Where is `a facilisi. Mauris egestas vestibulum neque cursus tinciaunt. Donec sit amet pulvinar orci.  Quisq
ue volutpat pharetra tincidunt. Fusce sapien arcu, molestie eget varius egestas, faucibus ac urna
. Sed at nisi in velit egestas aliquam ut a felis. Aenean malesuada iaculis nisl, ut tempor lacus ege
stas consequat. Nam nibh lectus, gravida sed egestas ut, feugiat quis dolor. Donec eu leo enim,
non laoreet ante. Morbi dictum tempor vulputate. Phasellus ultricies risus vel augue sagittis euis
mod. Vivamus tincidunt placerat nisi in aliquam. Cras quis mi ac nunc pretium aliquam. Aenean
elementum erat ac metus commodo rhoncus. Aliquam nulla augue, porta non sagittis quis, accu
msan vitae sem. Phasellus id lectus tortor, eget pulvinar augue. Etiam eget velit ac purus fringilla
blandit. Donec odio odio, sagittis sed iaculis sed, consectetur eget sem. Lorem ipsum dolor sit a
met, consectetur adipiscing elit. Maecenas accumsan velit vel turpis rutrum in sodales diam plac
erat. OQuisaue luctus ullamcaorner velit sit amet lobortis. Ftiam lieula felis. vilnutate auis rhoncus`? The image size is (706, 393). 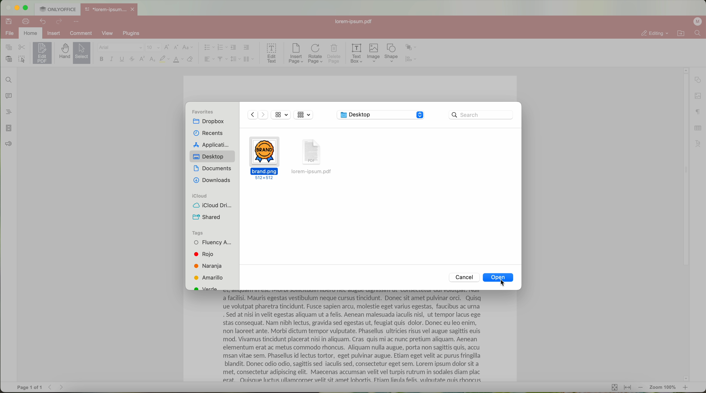 a facilisi. Mauris egestas vestibulum neque cursus tinciaunt. Donec sit amet pulvinar orci.  Quisq
ue volutpat pharetra tincidunt. Fusce sapien arcu, molestie eget varius egestas, faucibus ac urna
. Sed at nisi in velit egestas aliquam ut a felis. Aenean malesuada iaculis nisl, ut tempor lacus ege
stas consequat. Nam nibh lectus, gravida sed egestas ut, feugiat quis dolor. Donec eu leo enim,
non laoreet ante. Morbi dictum tempor vulputate. Phasellus ultricies risus vel augue sagittis euis
mod. Vivamus tincidunt placerat nisi in aliquam. Cras quis mi ac nunc pretium aliquam. Aenean
elementum erat ac metus commodo rhoncus. Aliquam nulla augue, porta non sagittis quis, accu
msan vitae sem. Phasellus id lectus tortor, eget pulvinar augue. Etiam eget velit ac purus fringilla
blandit. Donec odio odio, sagittis sed iaculis sed, consectetur eget sem. Lorem ipsum dolor sit a
met, consectetur adipiscing elit. Maecenas accumsan velit vel turpis rutrum in sodales diam plac
erat. OQuisaue luctus ullamcaorner velit sit amet lobortis. Ftiam lieula felis. vilnutate auis rhoncus is located at coordinates (355, 340).